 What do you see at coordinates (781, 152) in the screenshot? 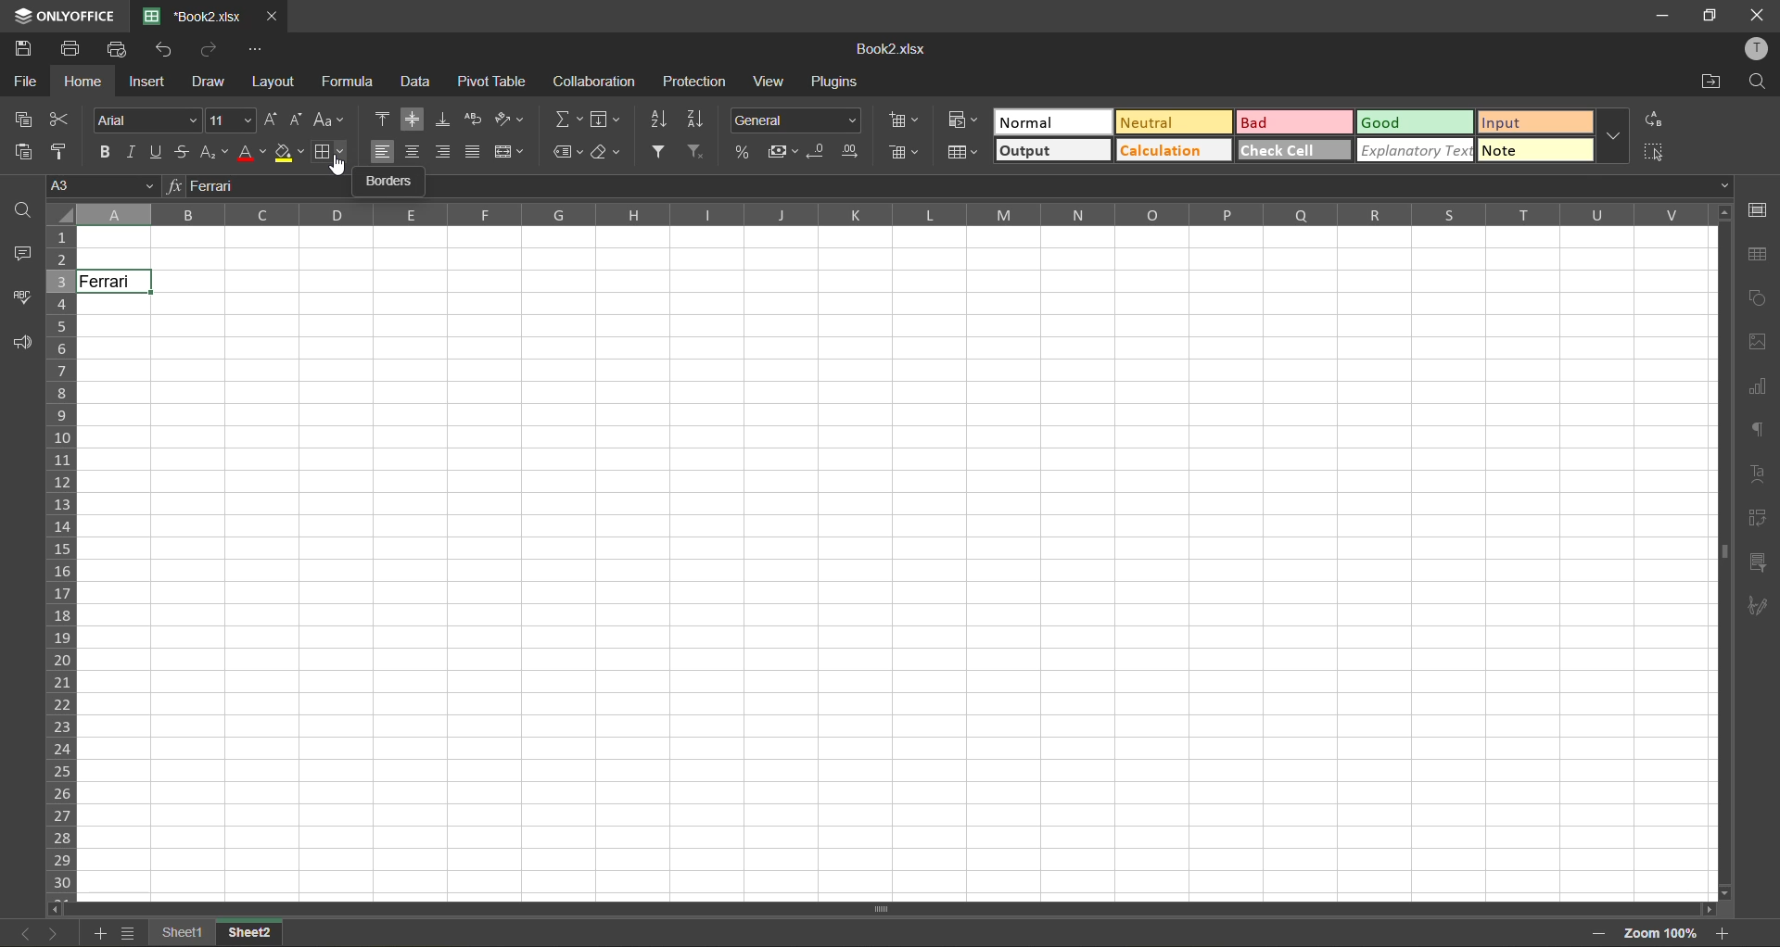
I see `accounting` at bounding box center [781, 152].